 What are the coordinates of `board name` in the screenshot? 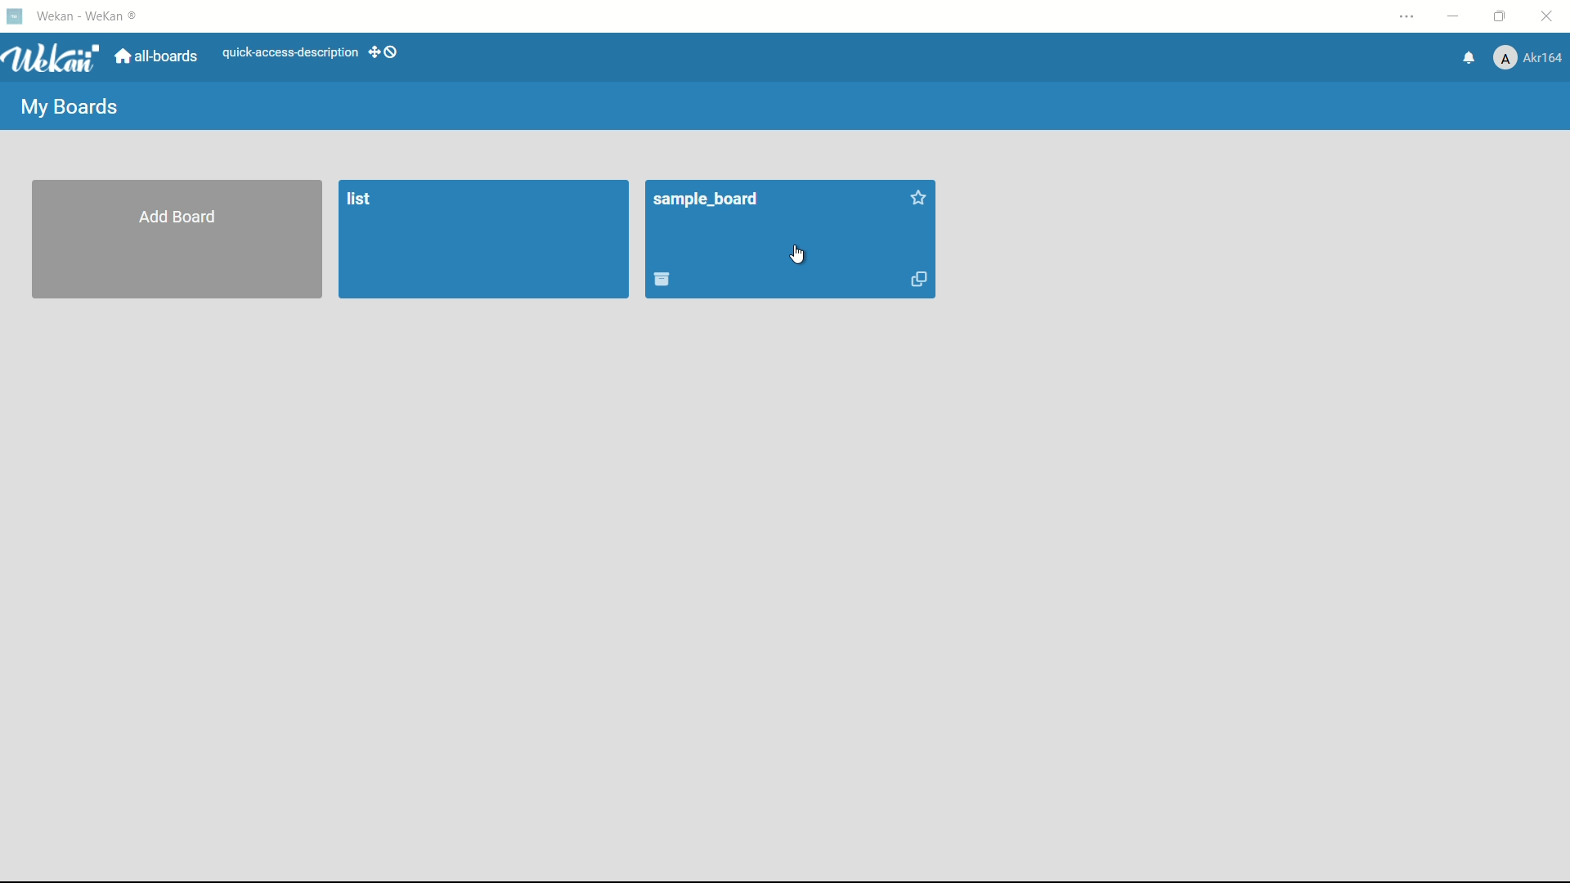 It's located at (705, 200).